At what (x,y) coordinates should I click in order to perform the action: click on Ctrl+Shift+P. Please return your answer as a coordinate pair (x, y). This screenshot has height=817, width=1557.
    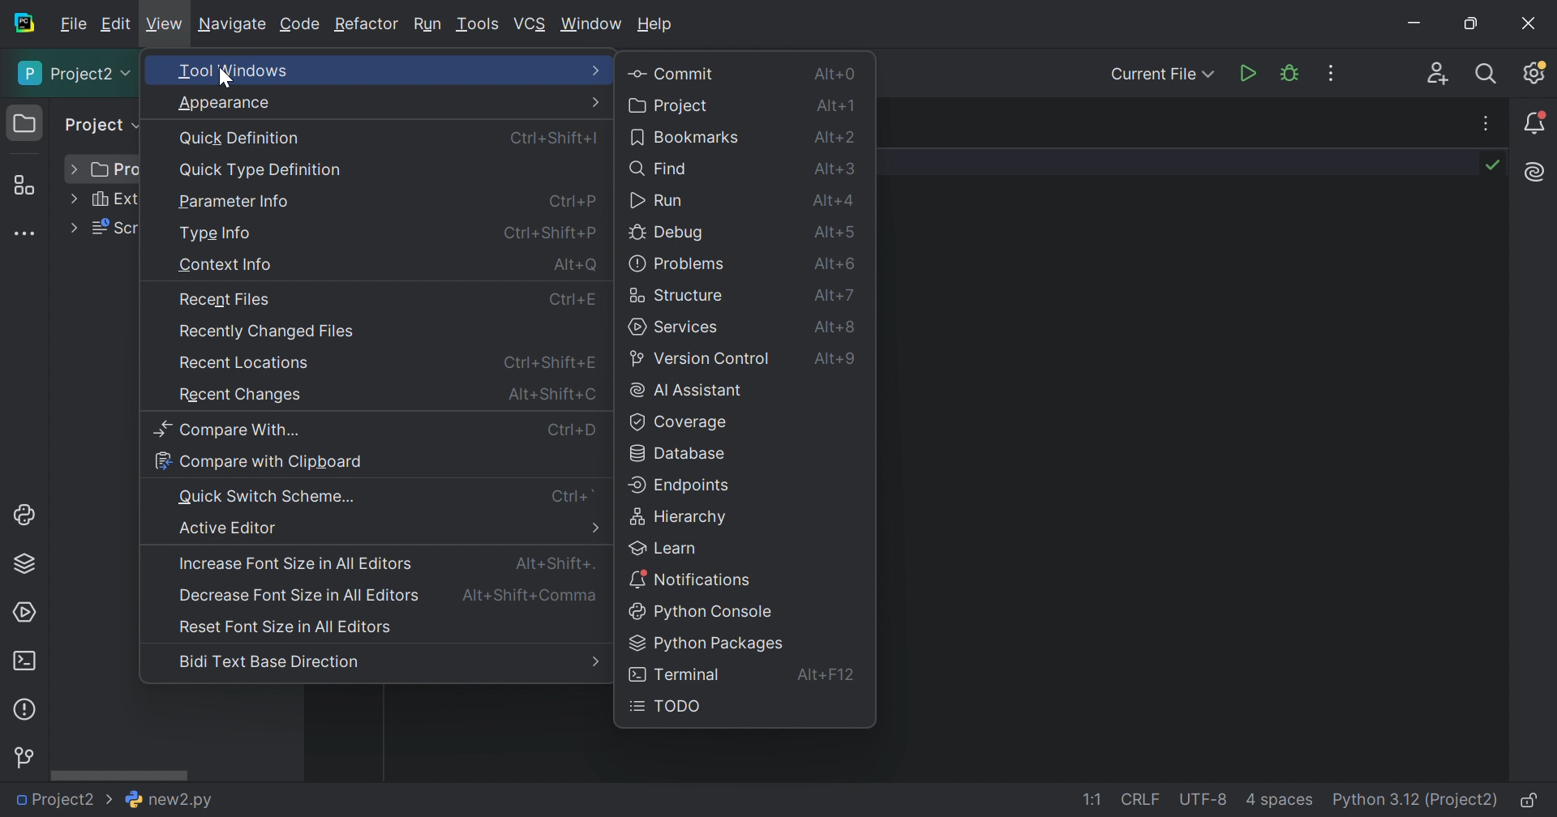
    Looking at the image, I should click on (548, 234).